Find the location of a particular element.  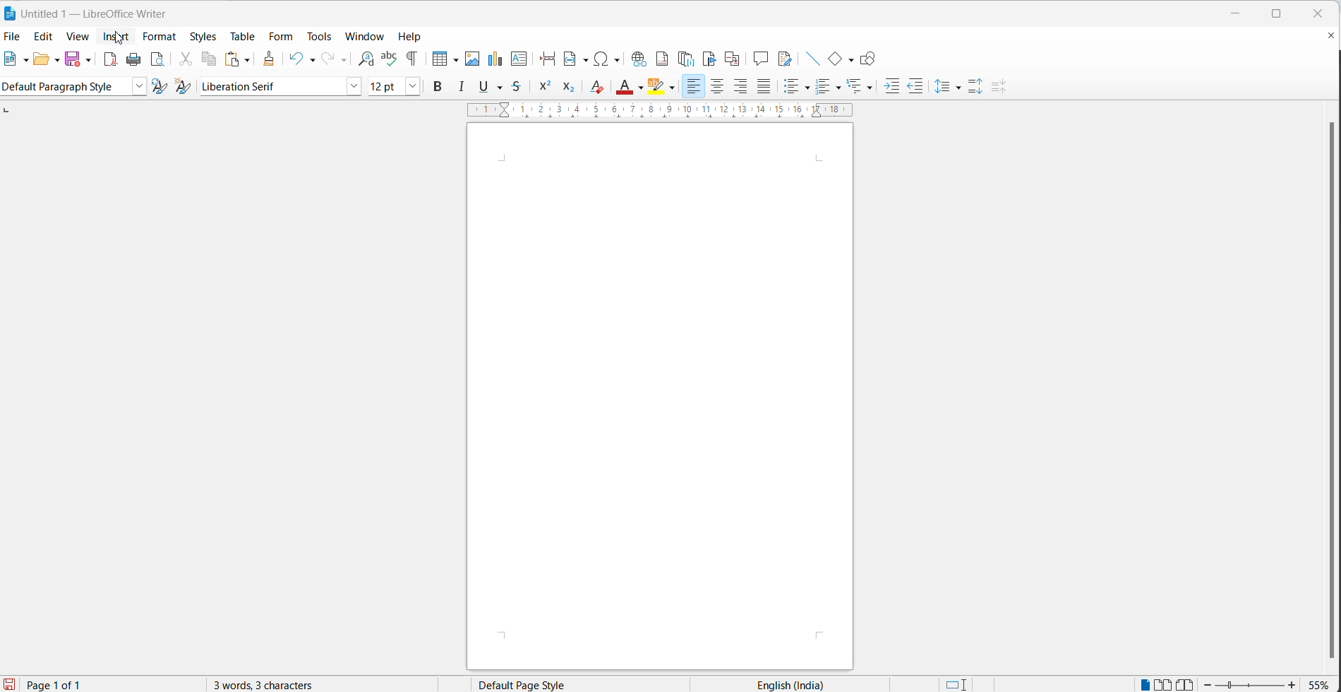

open options is located at coordinates (52, 61).